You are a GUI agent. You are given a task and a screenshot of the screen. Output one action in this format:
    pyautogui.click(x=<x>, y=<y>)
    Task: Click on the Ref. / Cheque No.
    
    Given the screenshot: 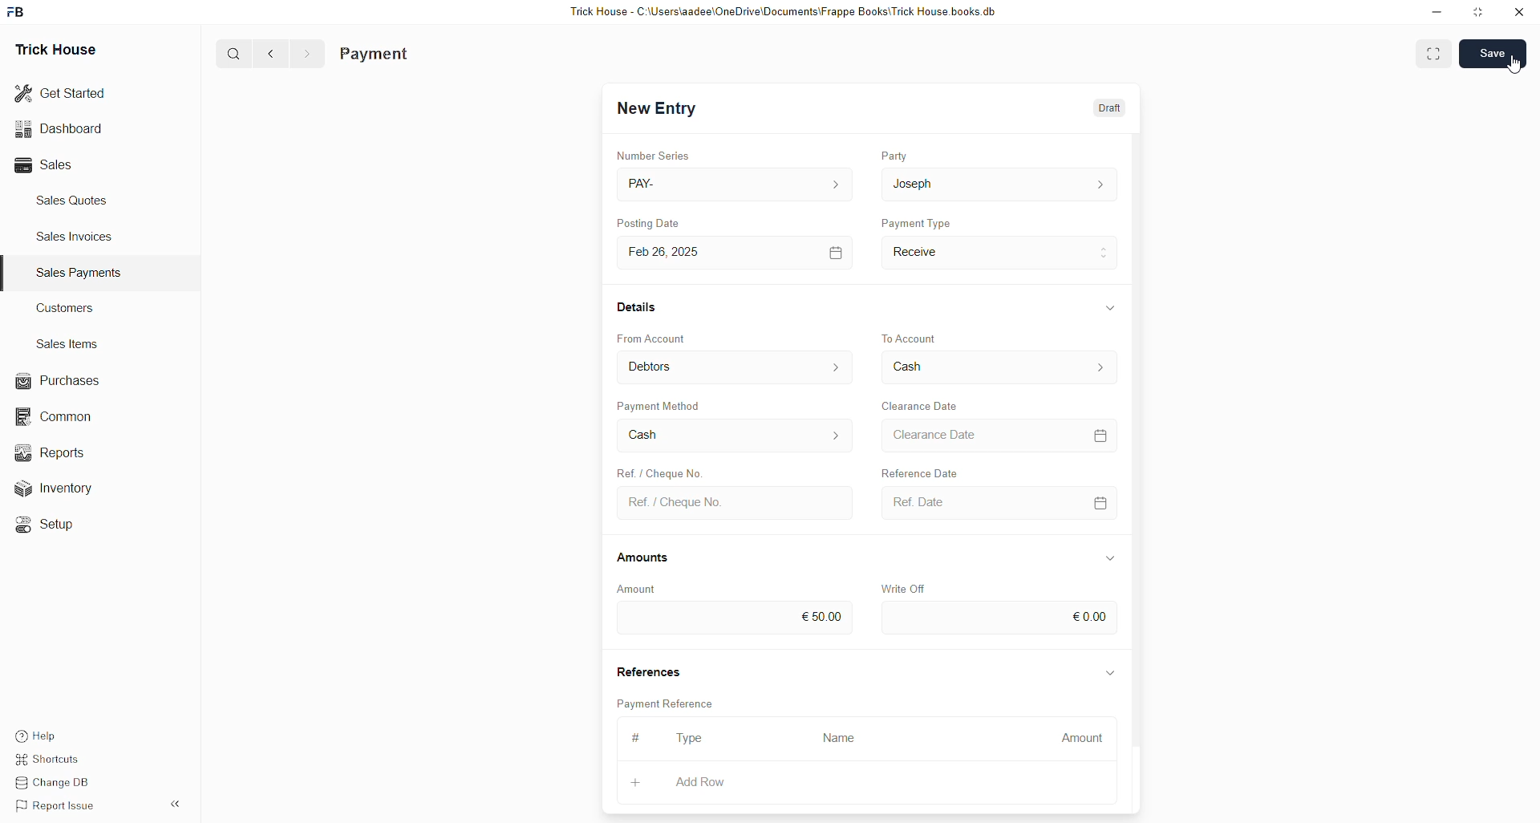 What is the action you would take?
    pyautogui.click(x=738, y=504)
    